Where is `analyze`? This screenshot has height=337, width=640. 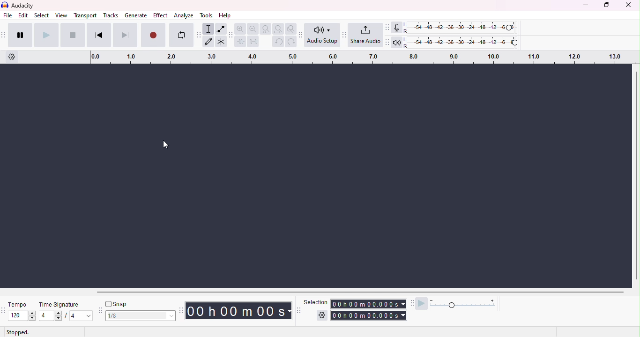
analyze is located at coordinates (183, 15).